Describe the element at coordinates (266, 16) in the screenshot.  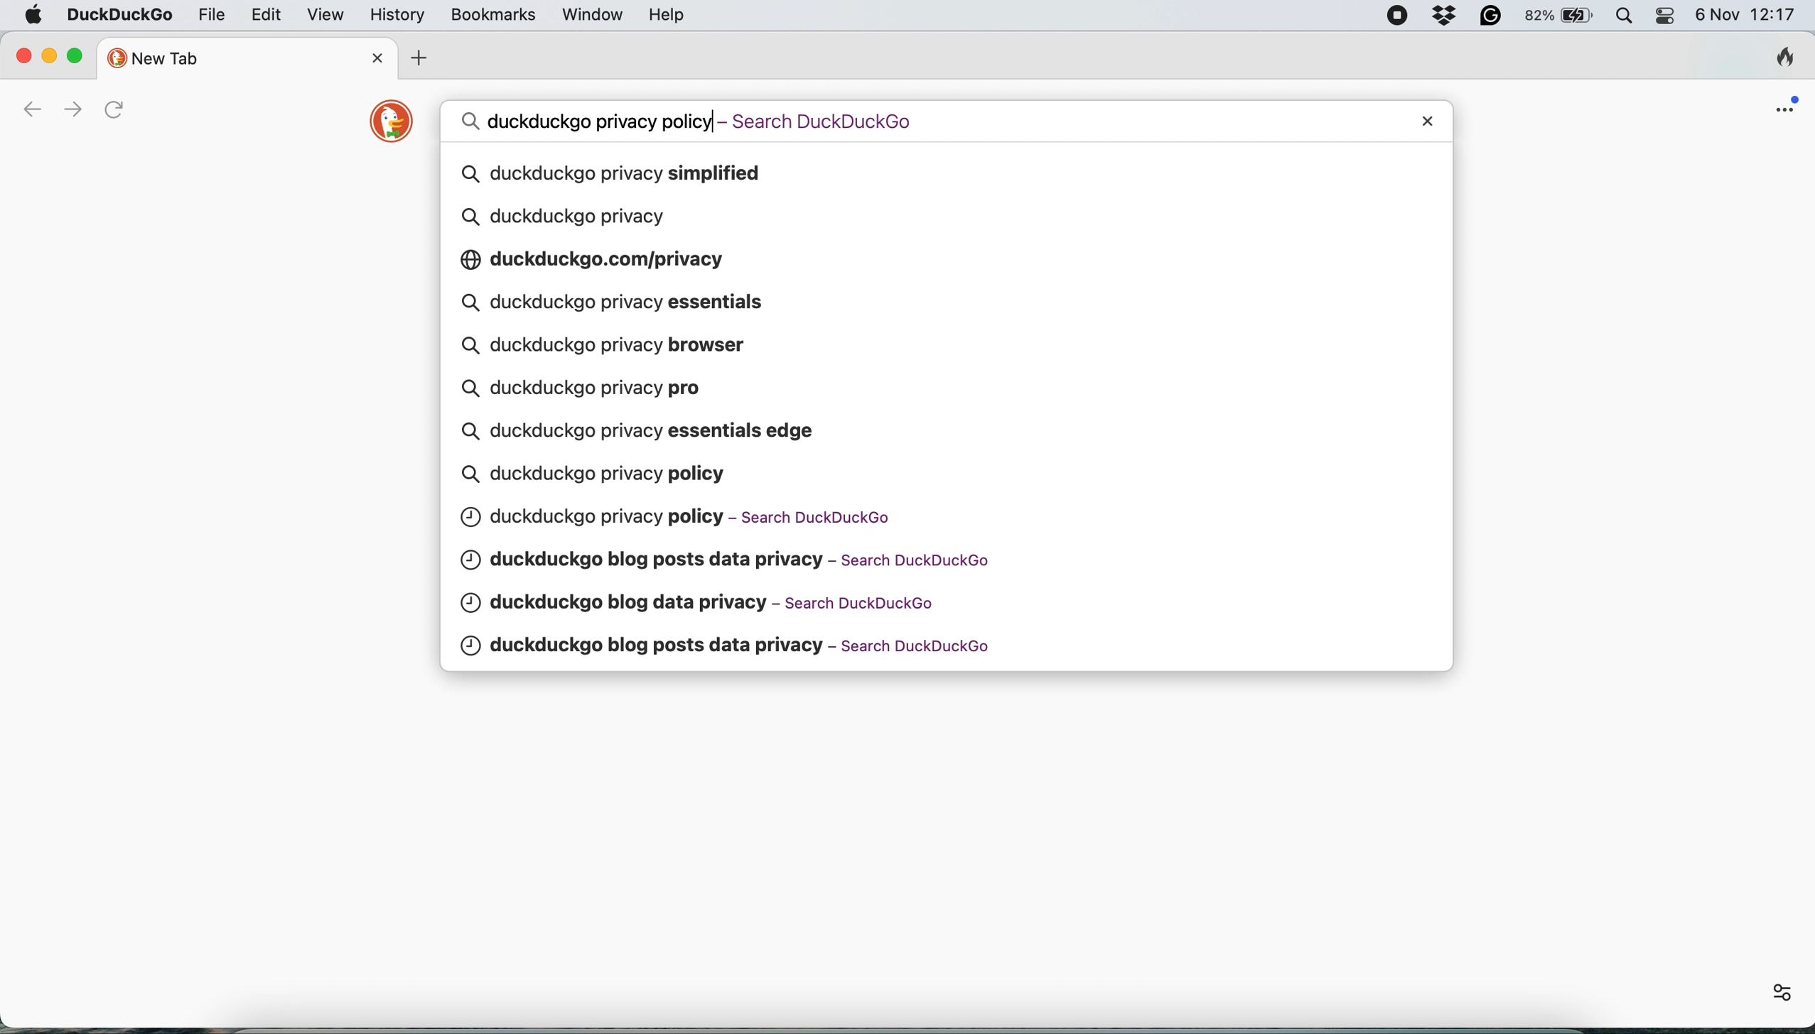
I see `edit` at that location.